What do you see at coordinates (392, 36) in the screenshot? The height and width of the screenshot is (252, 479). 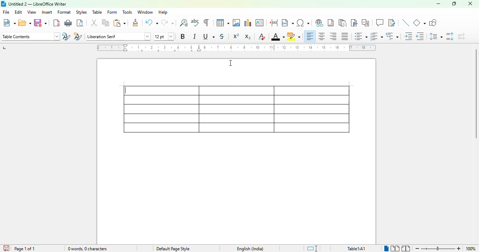 I see `select outline format` at bounding box center [392, 36].